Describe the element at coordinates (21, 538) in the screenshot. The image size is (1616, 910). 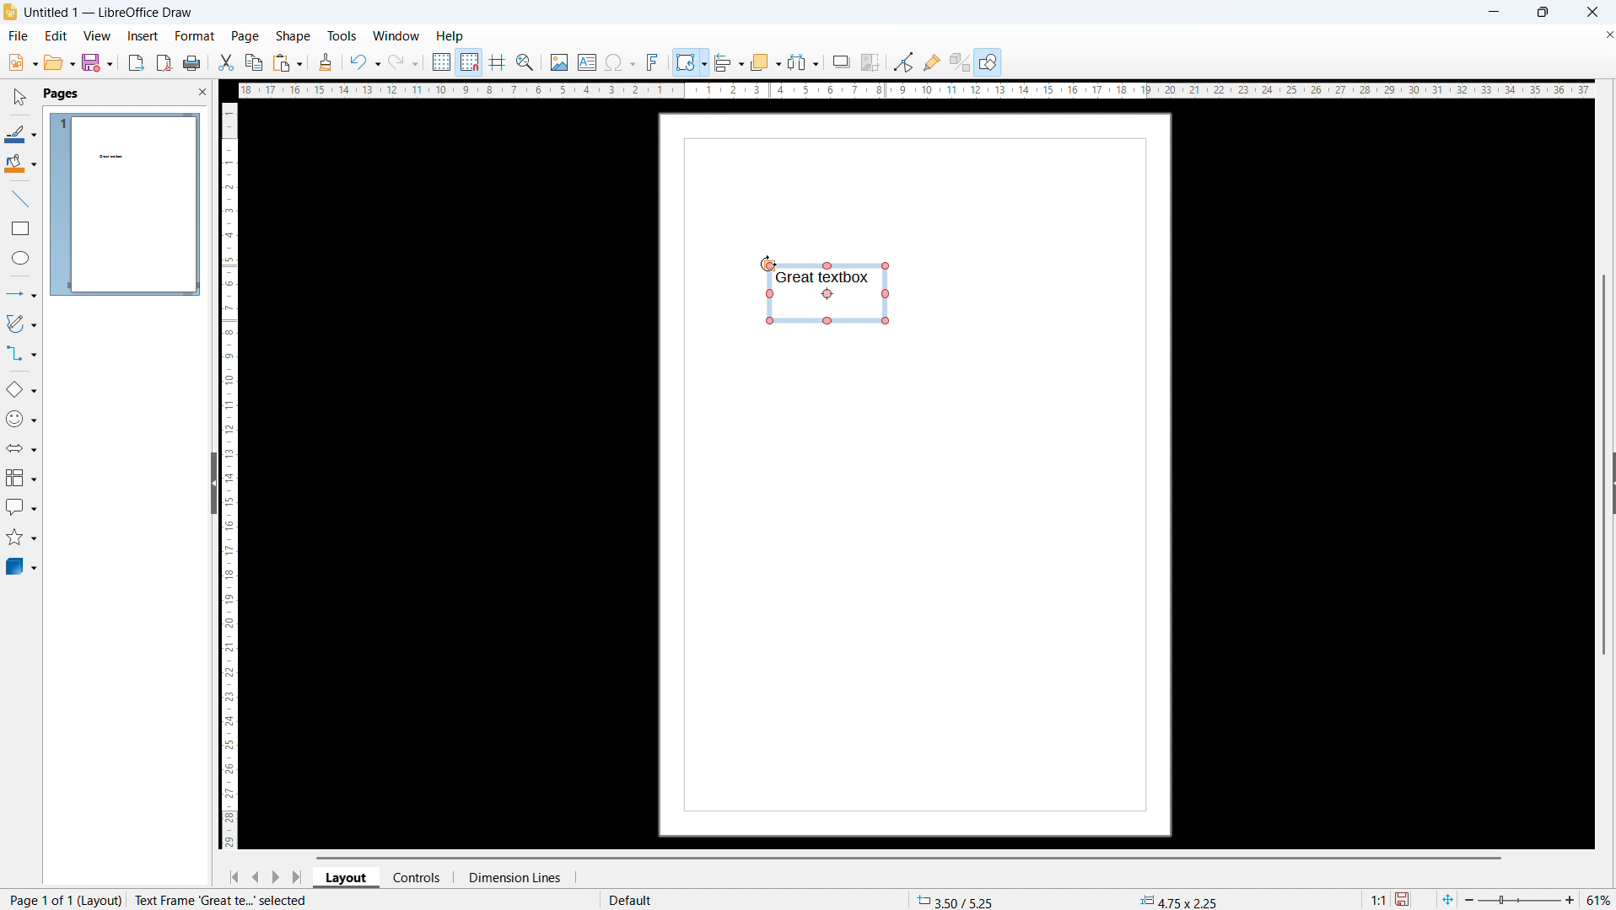
I see `stars and banners` at that location.